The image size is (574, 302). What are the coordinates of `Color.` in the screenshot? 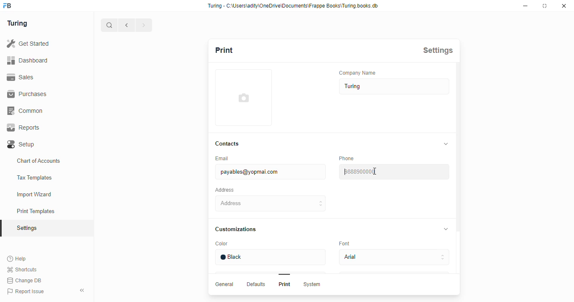 It's located at (222, 244).